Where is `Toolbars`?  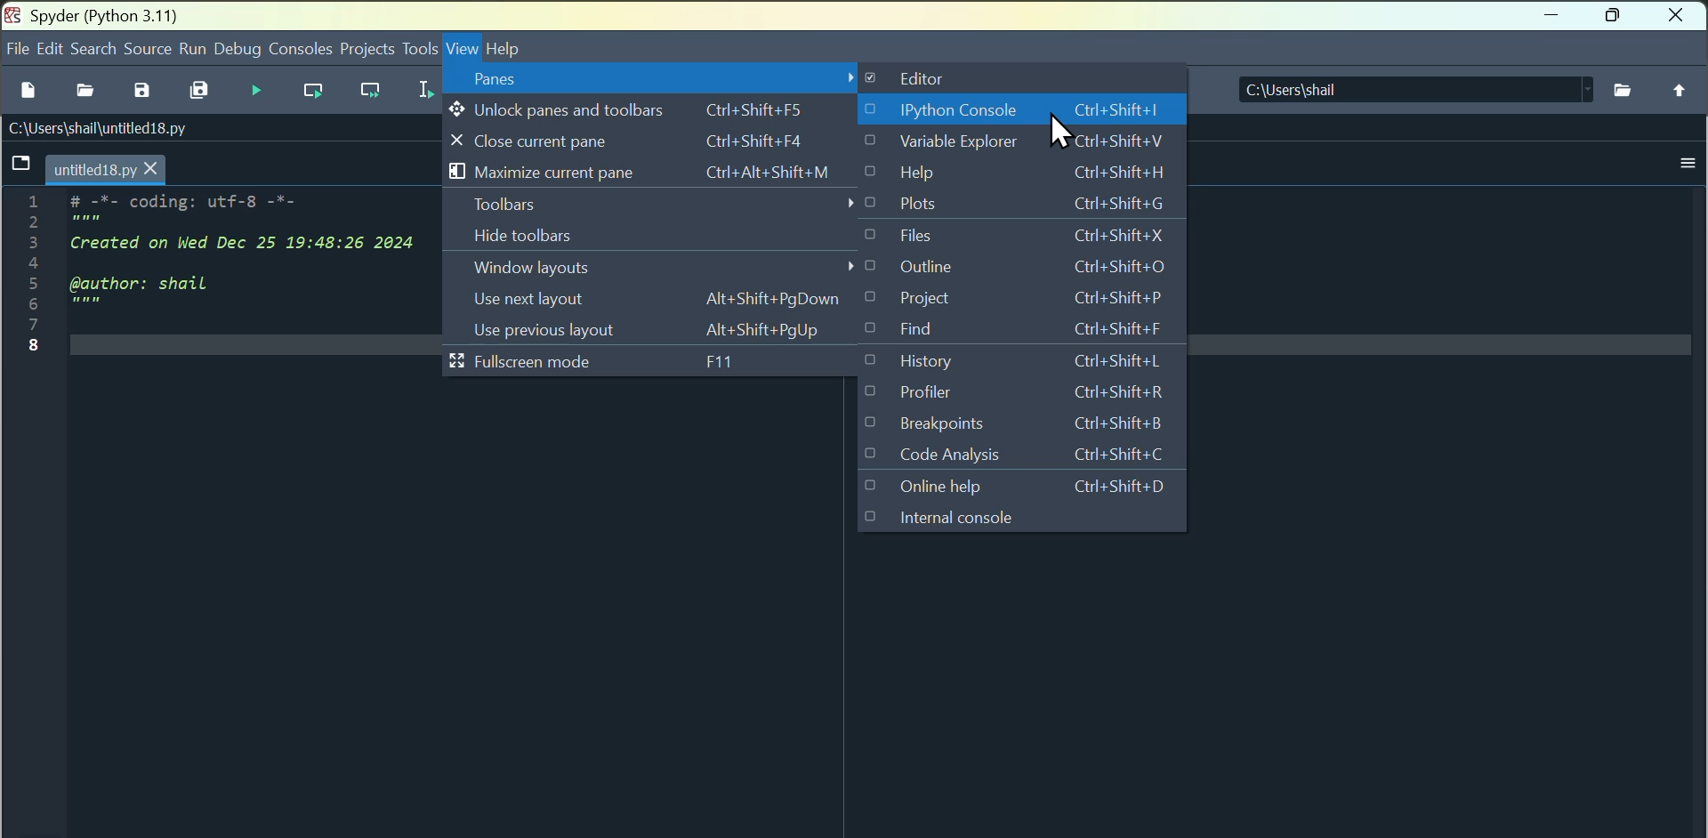 Toolbars is located at coordinates (645, 203).